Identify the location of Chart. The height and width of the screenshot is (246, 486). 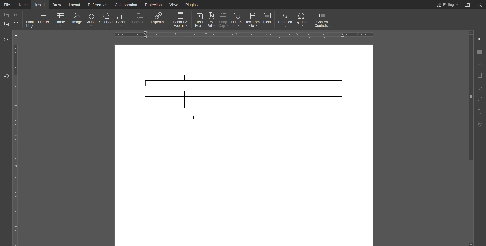
(121, 20).